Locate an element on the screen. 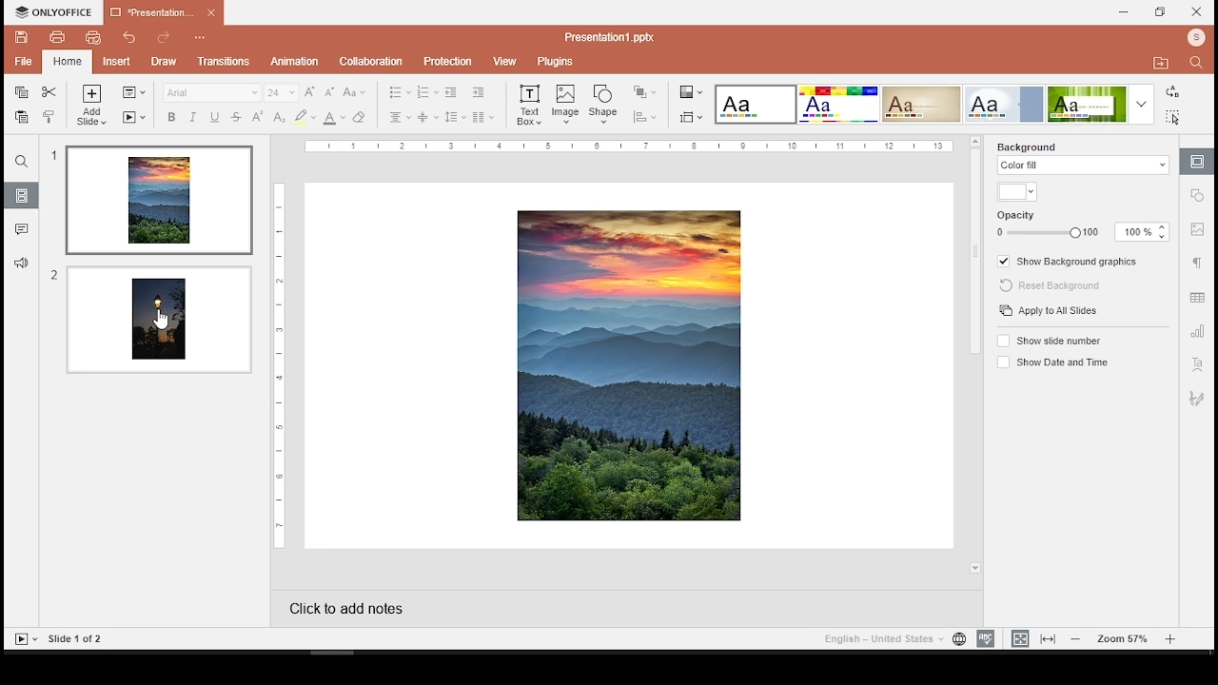 This screenshot has height=685, width=1218. Slide 1 0 2 is located at coordinates (87, 637).